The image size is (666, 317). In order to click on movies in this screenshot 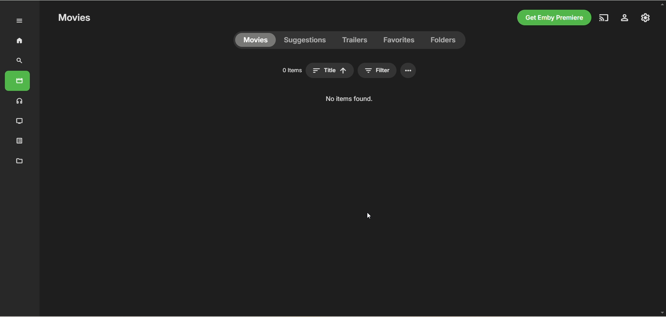, I will do `click(17, 81)`.